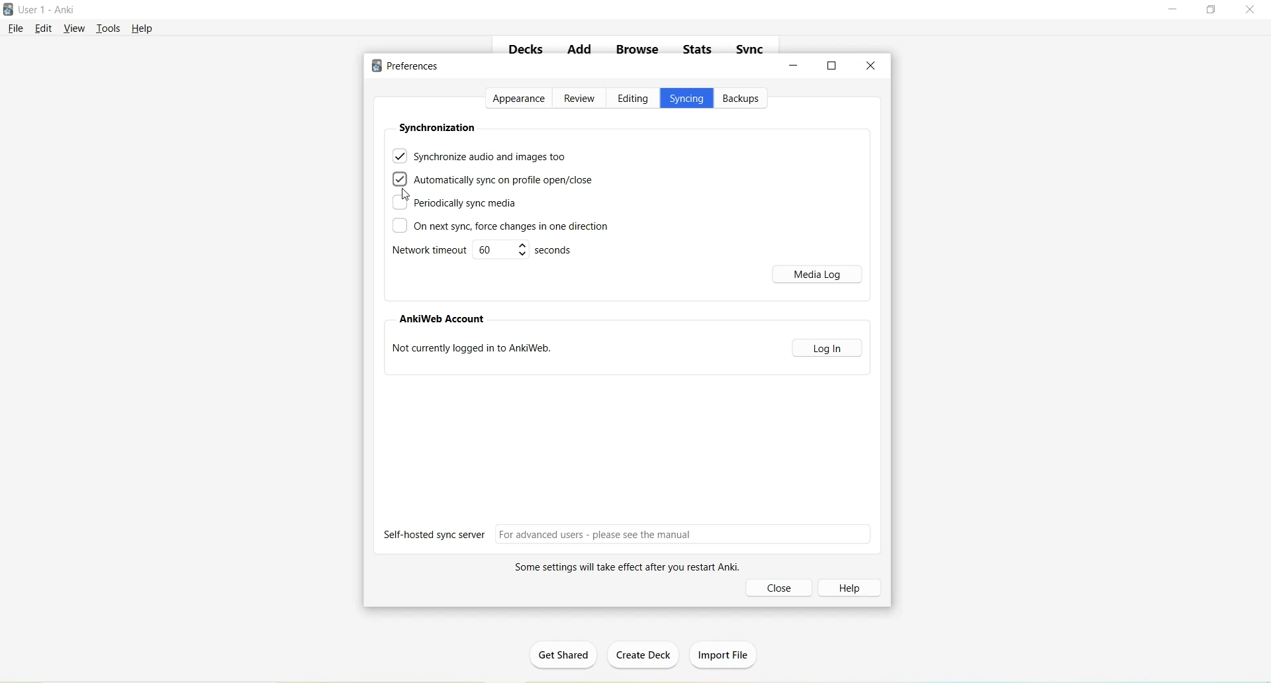 Image resolution: width=1271 pixels, height=683 pixels. Describe the element at coordinates (485, 251) in the screenshot. I see `Network timeout` at that location.